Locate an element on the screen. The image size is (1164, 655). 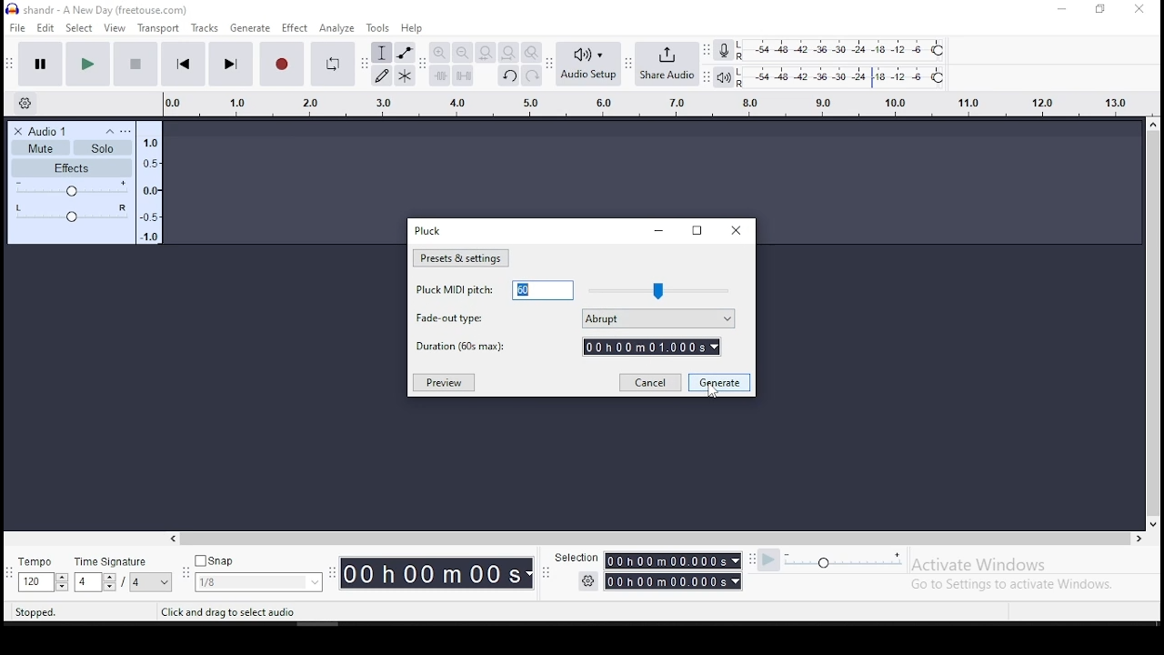
silence audio signal is located at coordinates (463, 76).